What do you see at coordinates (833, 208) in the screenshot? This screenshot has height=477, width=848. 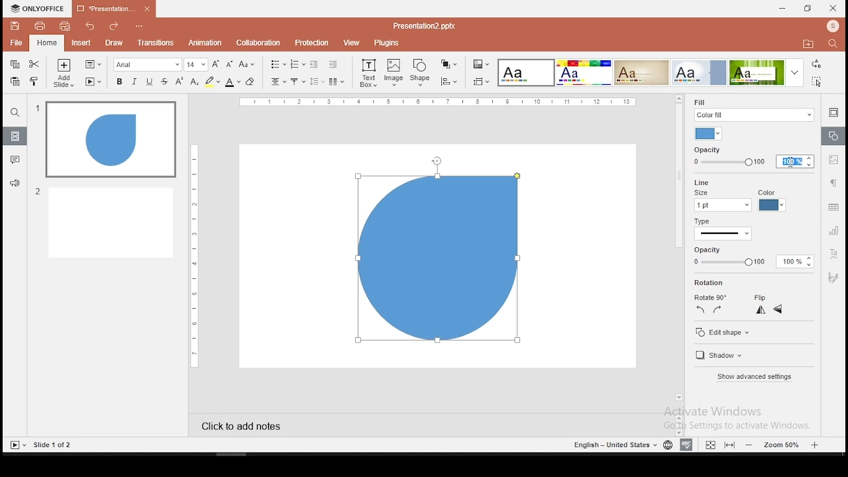 I see `table settings` at bounding box center [833, 208].